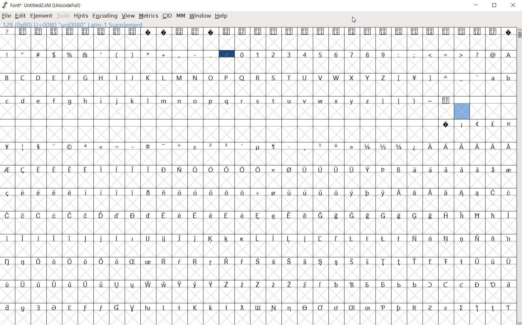 The height and width of the screenshot is (325, 522). I want to click on glyph, so click(352, 147).